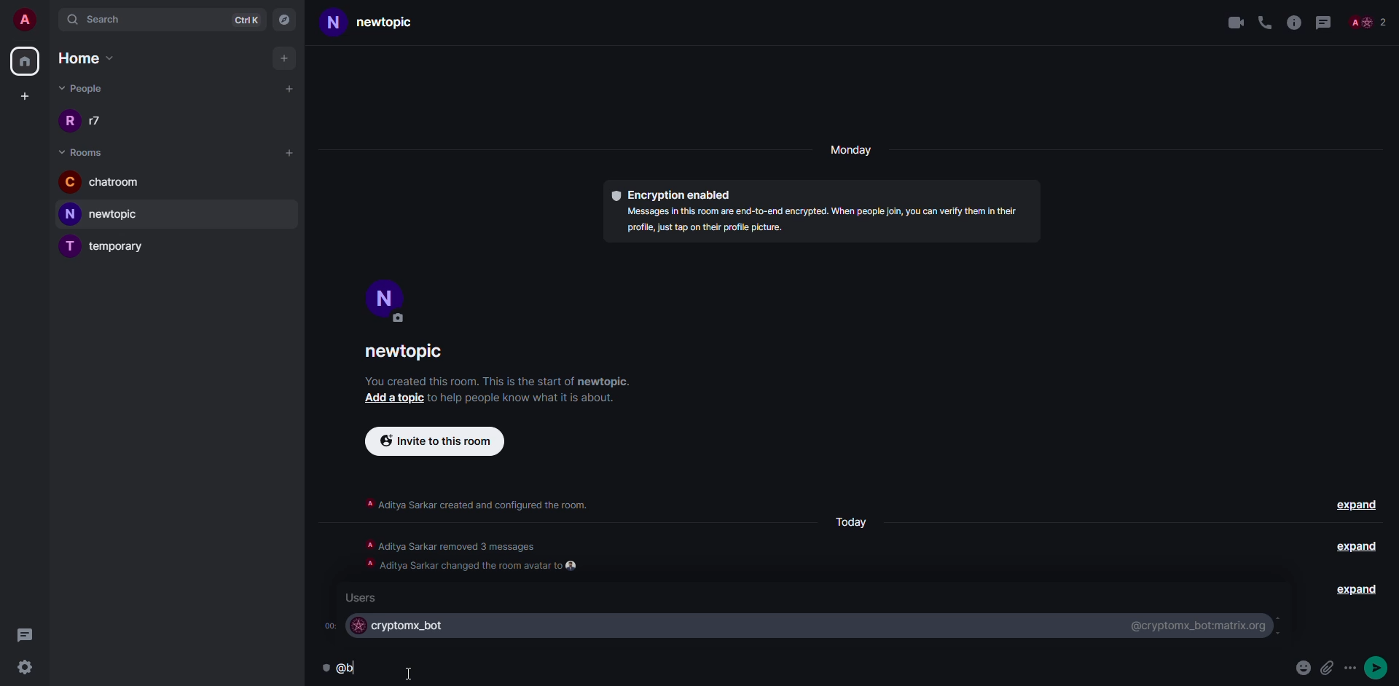 The image size is (1399, 686). What do you see at coordinates (1367, 23) in the screenshot?
I see `people` at bounding box center [1367, 23].